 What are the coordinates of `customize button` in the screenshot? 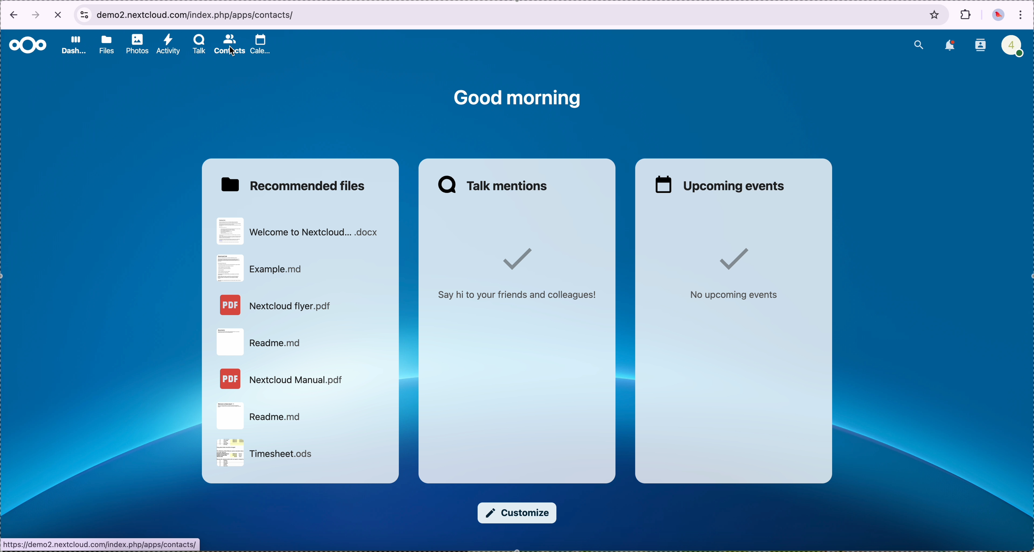 It's located at (518, 513).